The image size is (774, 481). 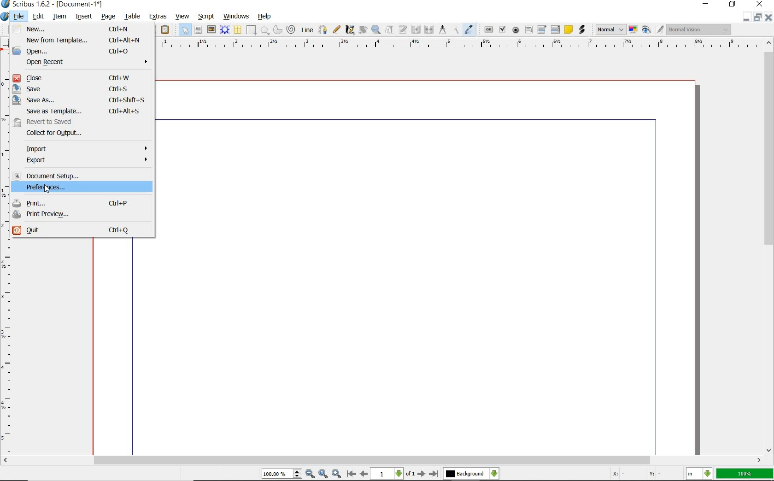 What do you see at coordinates (265, 17) in the screenshot?
I see `help` at bounding box center [265, 17].